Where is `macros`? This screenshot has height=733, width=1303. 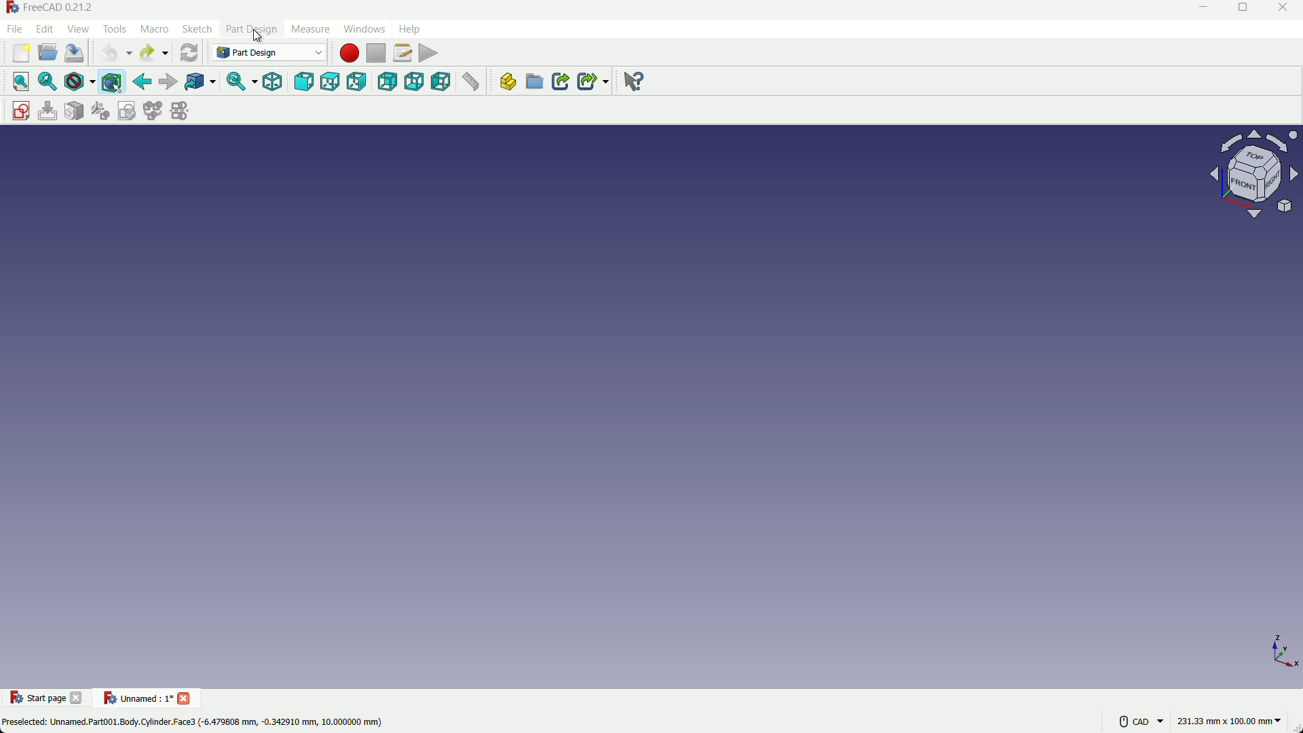 macros is located at coordinates (154, 29).